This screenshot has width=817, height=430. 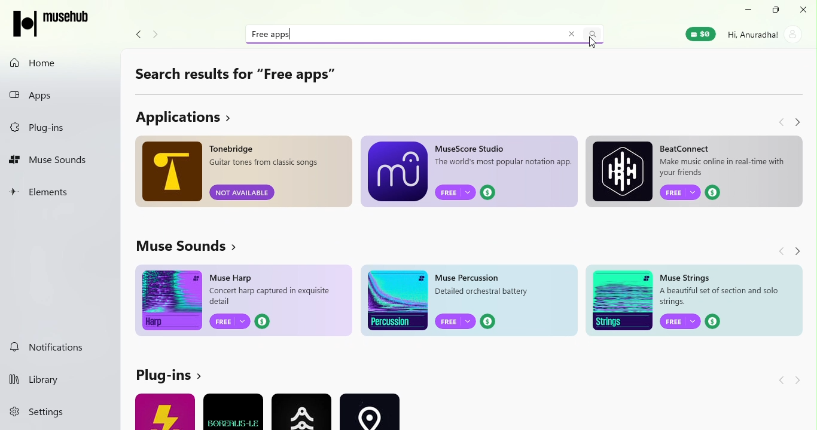 I want to click on Ad, so click(x=373, y=411).